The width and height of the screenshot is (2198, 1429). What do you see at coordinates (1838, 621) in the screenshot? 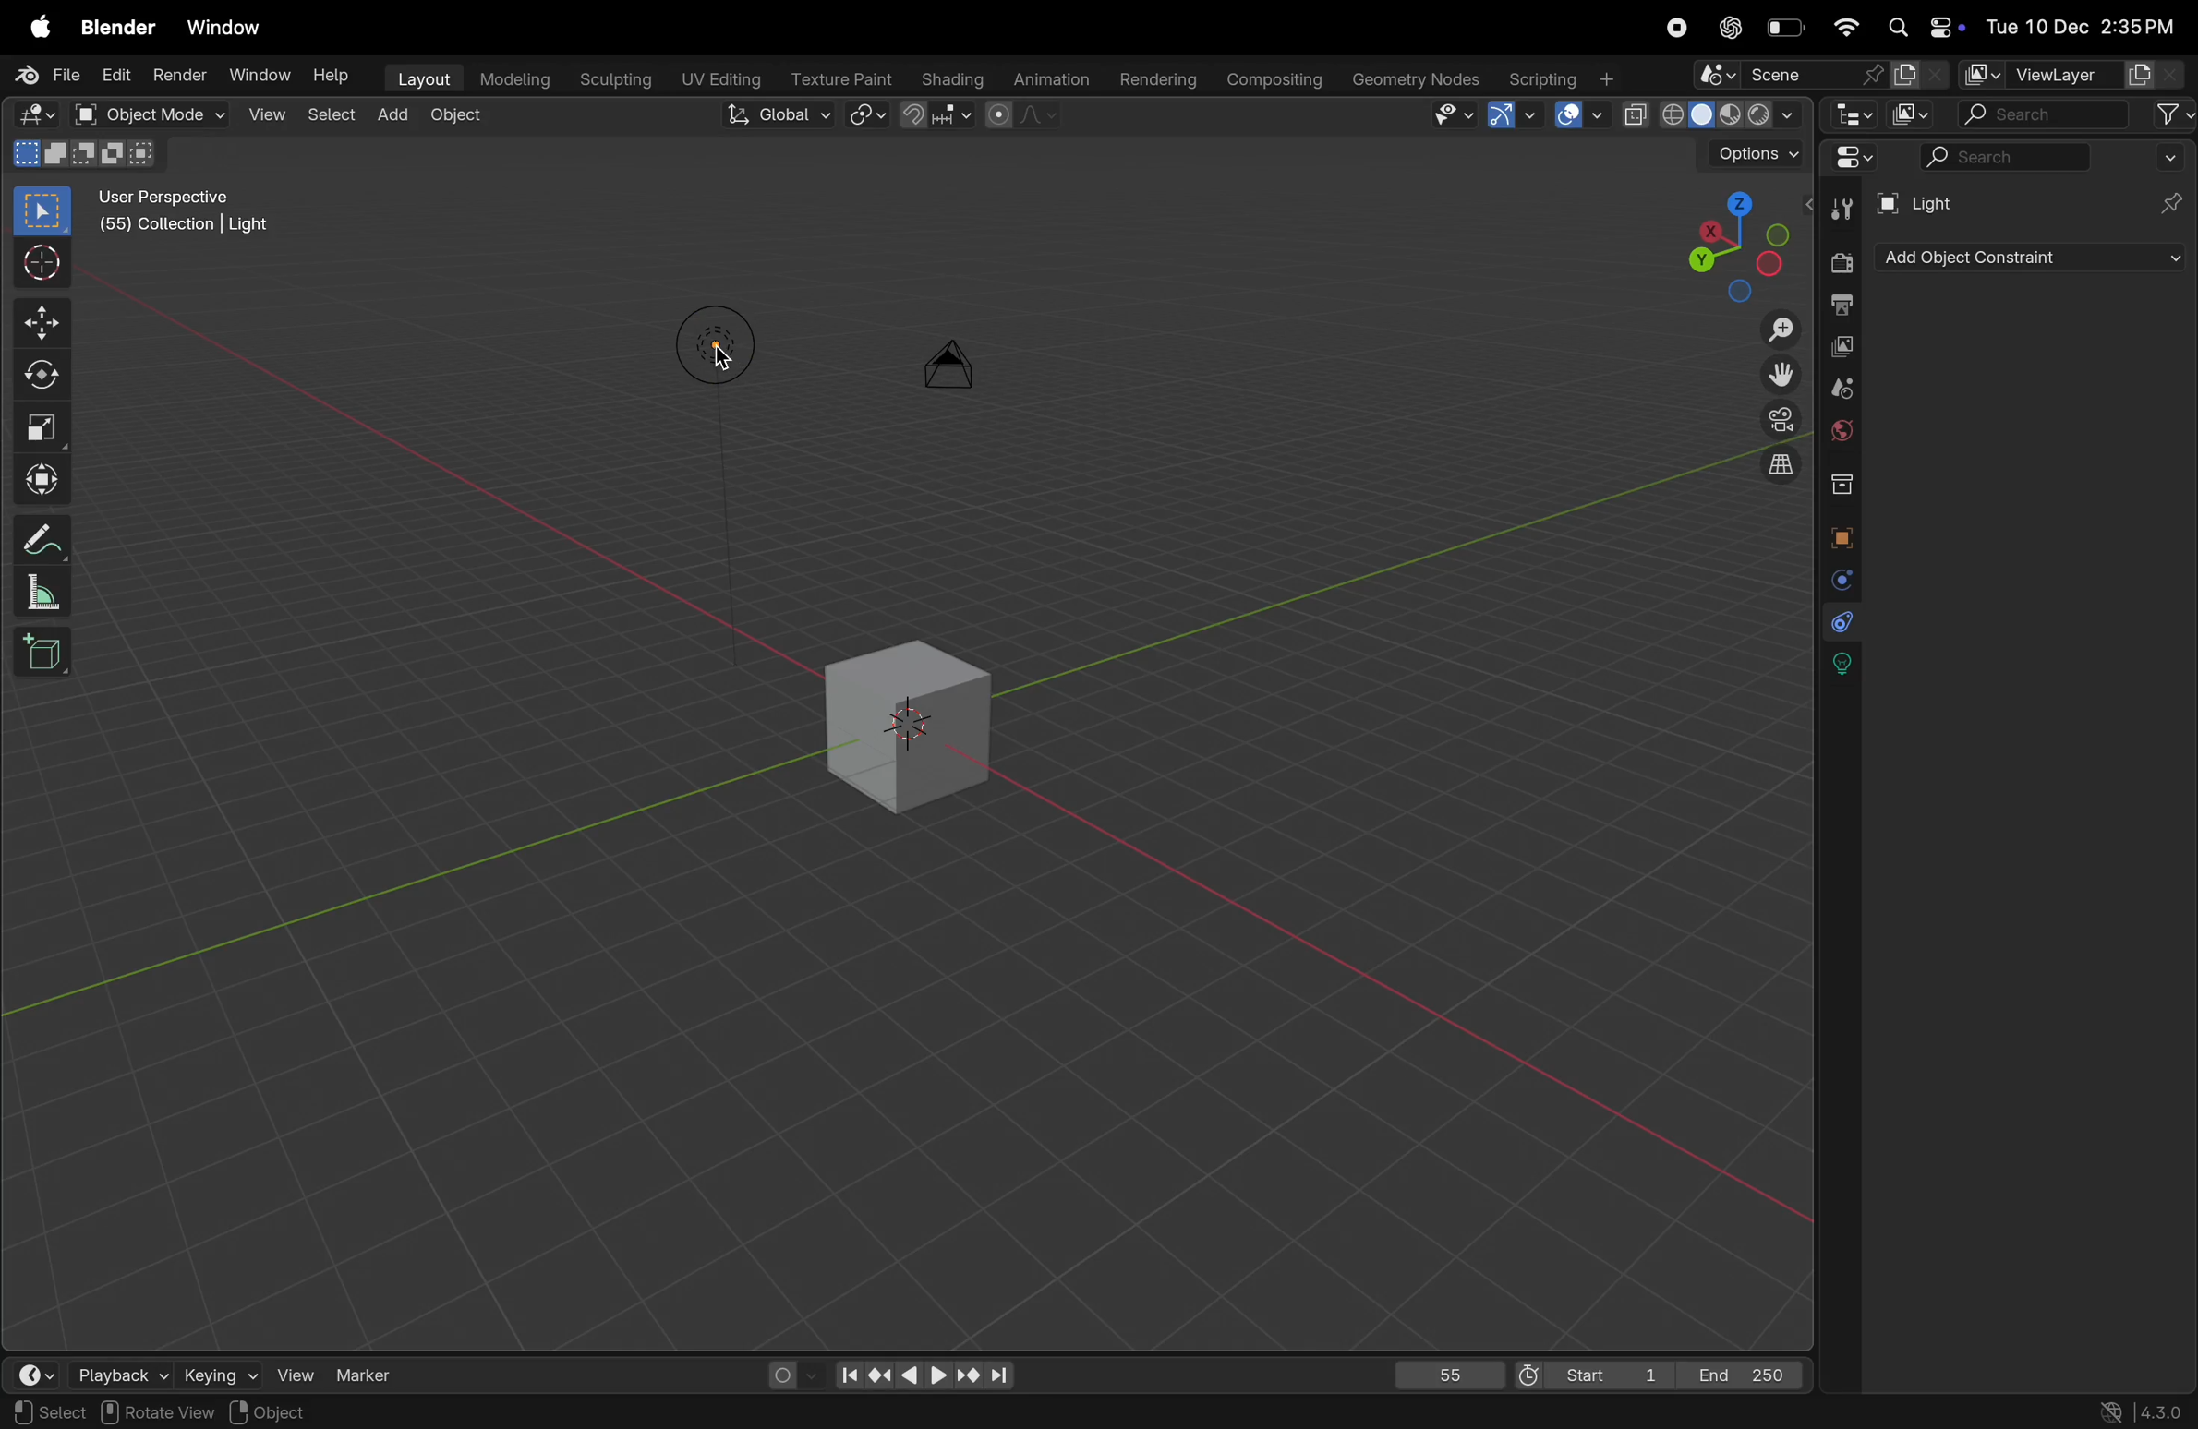
I see `constarints` at bounding box center [1838, 621].